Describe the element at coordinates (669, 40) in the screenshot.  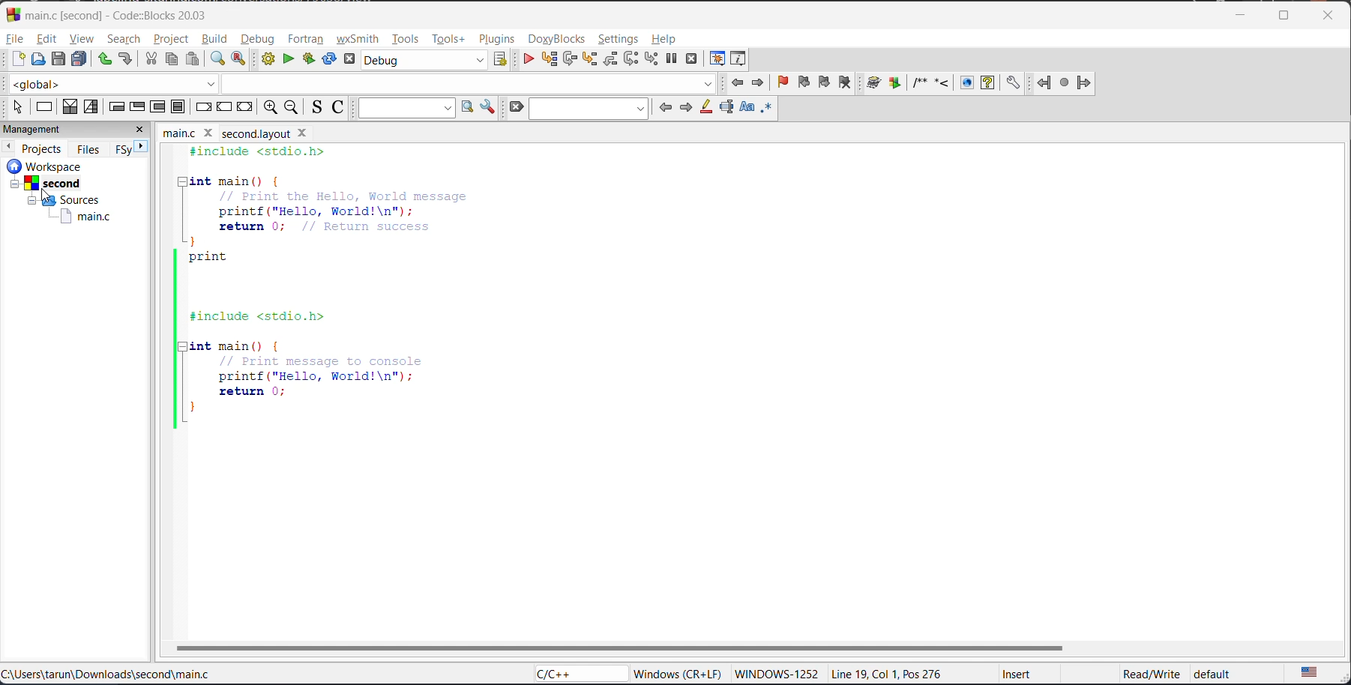
I see `help` at that location.